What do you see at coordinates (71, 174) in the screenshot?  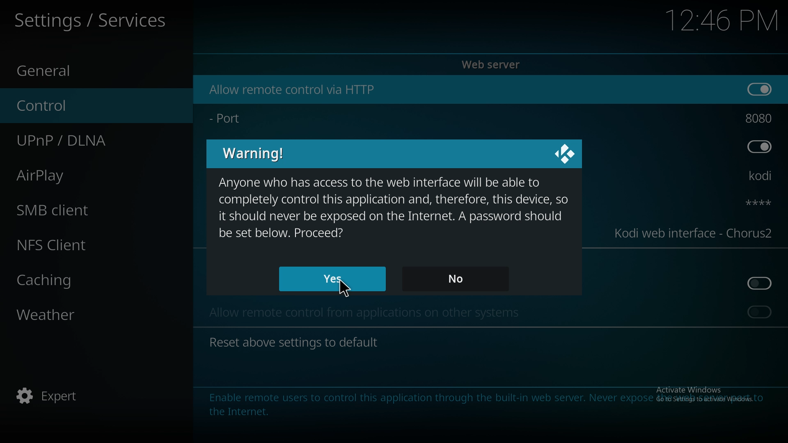 I see `airplay` at bounding box center [71, 174].